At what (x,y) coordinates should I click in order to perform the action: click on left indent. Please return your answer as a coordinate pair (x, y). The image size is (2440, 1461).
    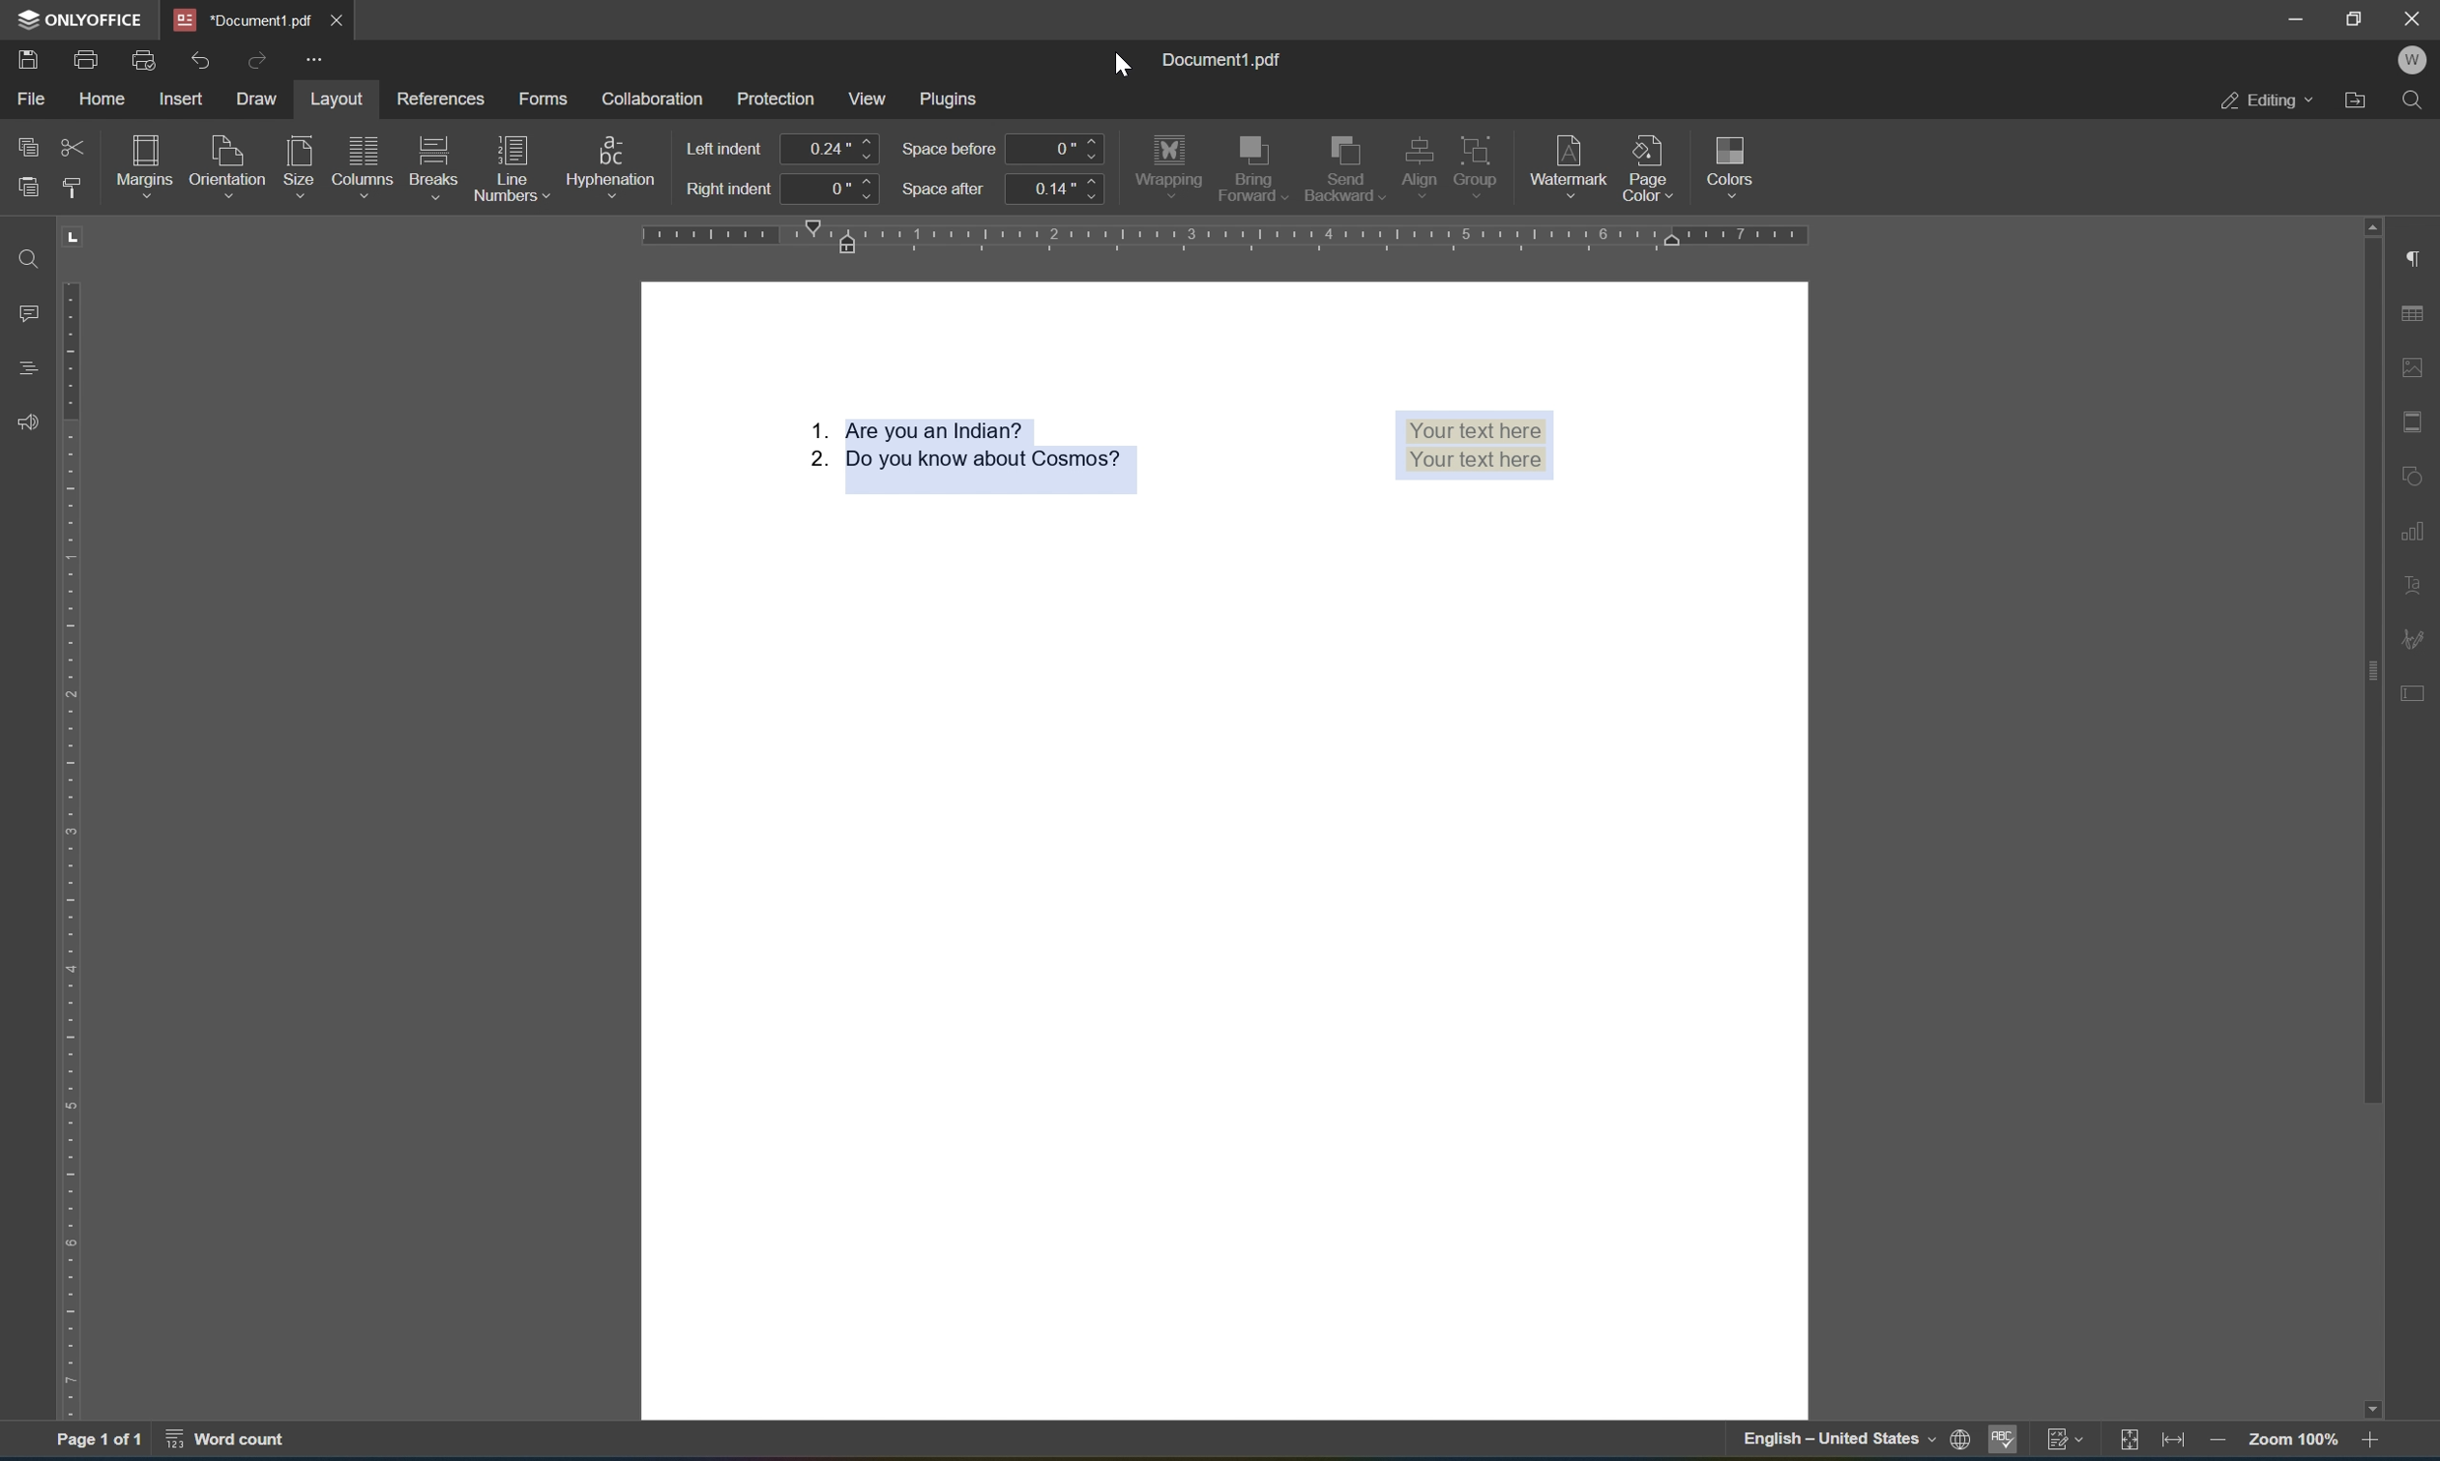
    Looking at the image, I should click on (725, 148).